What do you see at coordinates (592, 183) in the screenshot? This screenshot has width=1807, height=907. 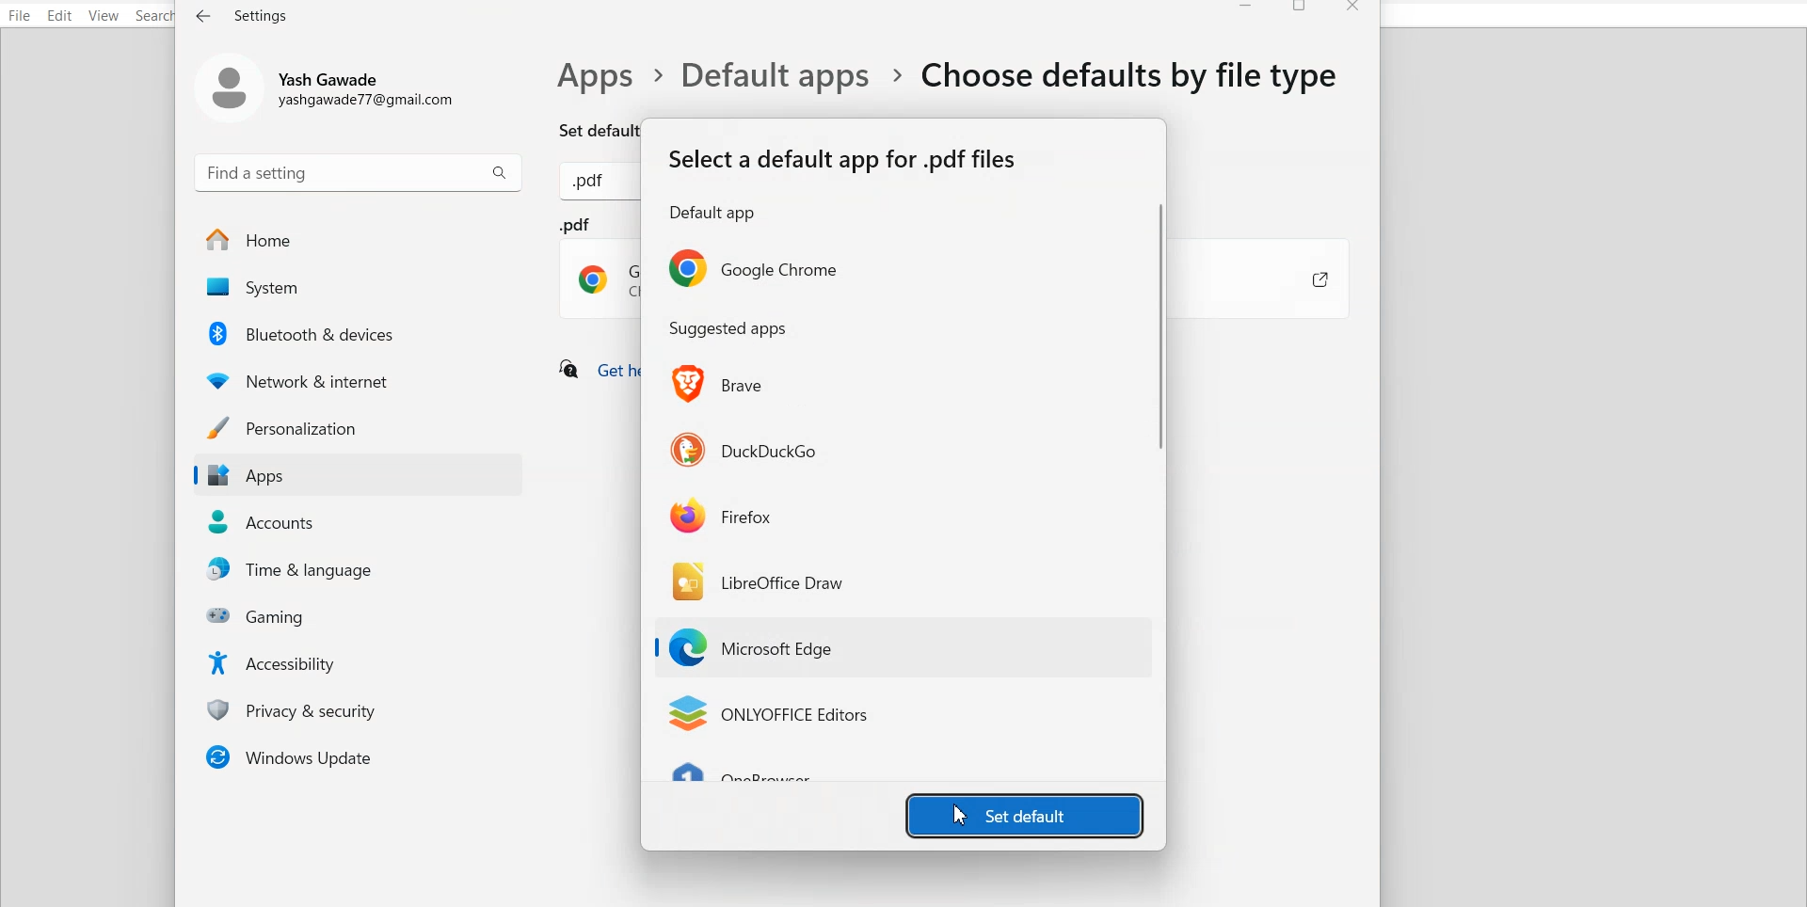 I see `Text` at bounding box center [592, 183].